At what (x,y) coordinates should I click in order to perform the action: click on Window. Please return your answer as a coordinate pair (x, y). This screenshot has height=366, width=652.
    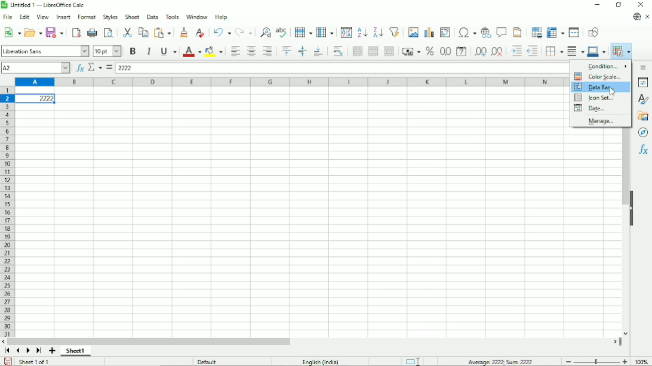
    Looking at the image, I should click on (197, 17).